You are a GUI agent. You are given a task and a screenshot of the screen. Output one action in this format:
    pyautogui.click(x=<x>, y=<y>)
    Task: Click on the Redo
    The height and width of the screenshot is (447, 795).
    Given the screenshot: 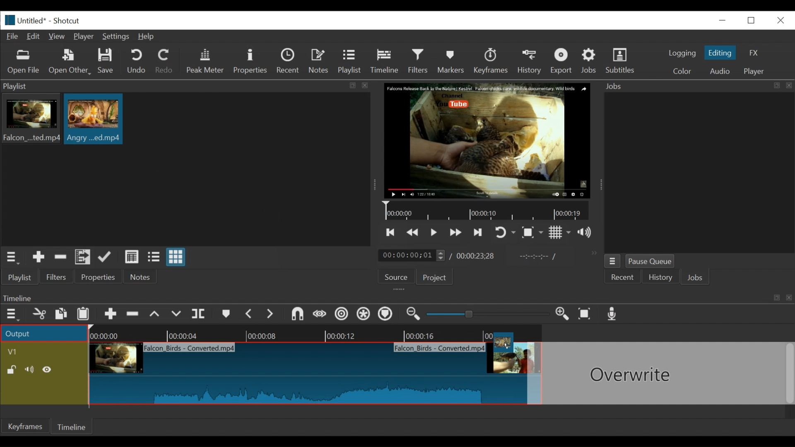 What is the action you would take?
    pyautogui.click(x=164, y=62)
    